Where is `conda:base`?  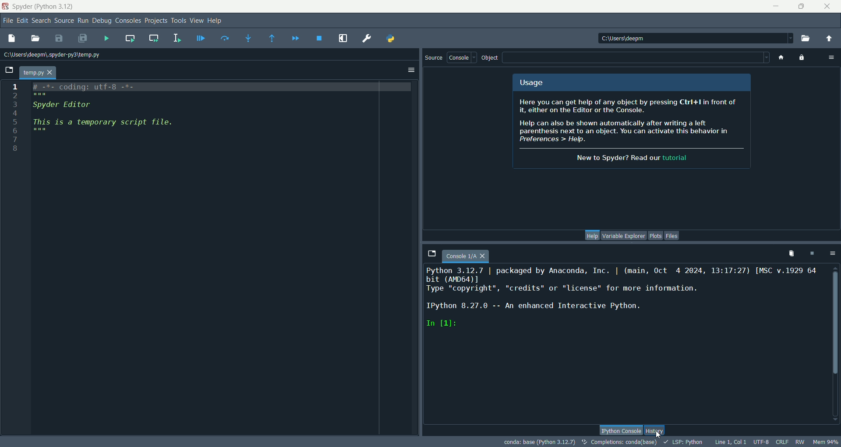 conda:base is located at coordinates (538, 442).